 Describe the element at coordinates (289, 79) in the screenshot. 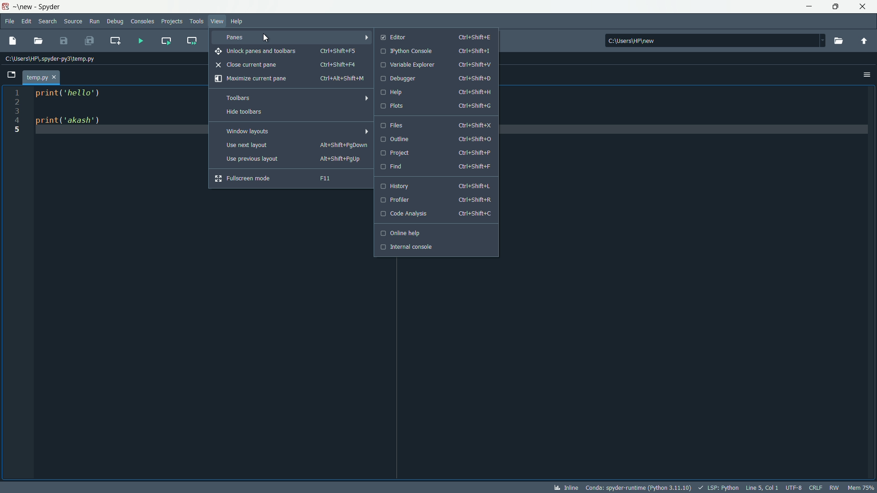

I see `maximize current pane` at that location.